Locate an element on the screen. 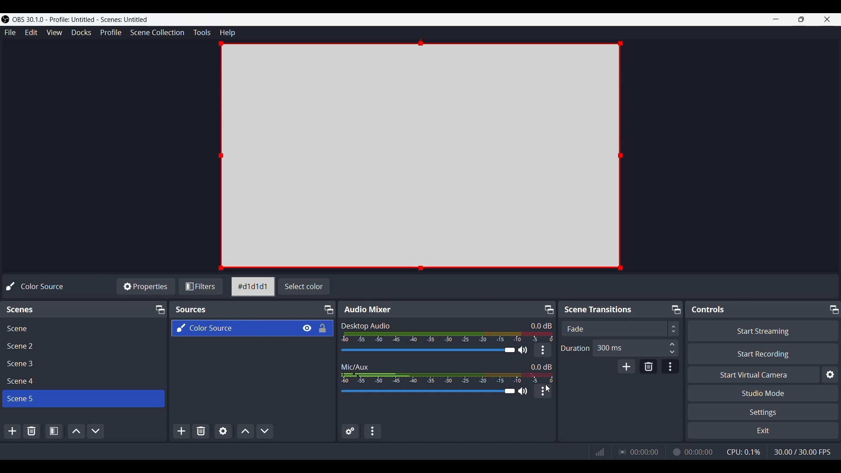 Image resolution: width=841 pixels, height=473 pixels. Scene File is located at coordinates (82, 327).